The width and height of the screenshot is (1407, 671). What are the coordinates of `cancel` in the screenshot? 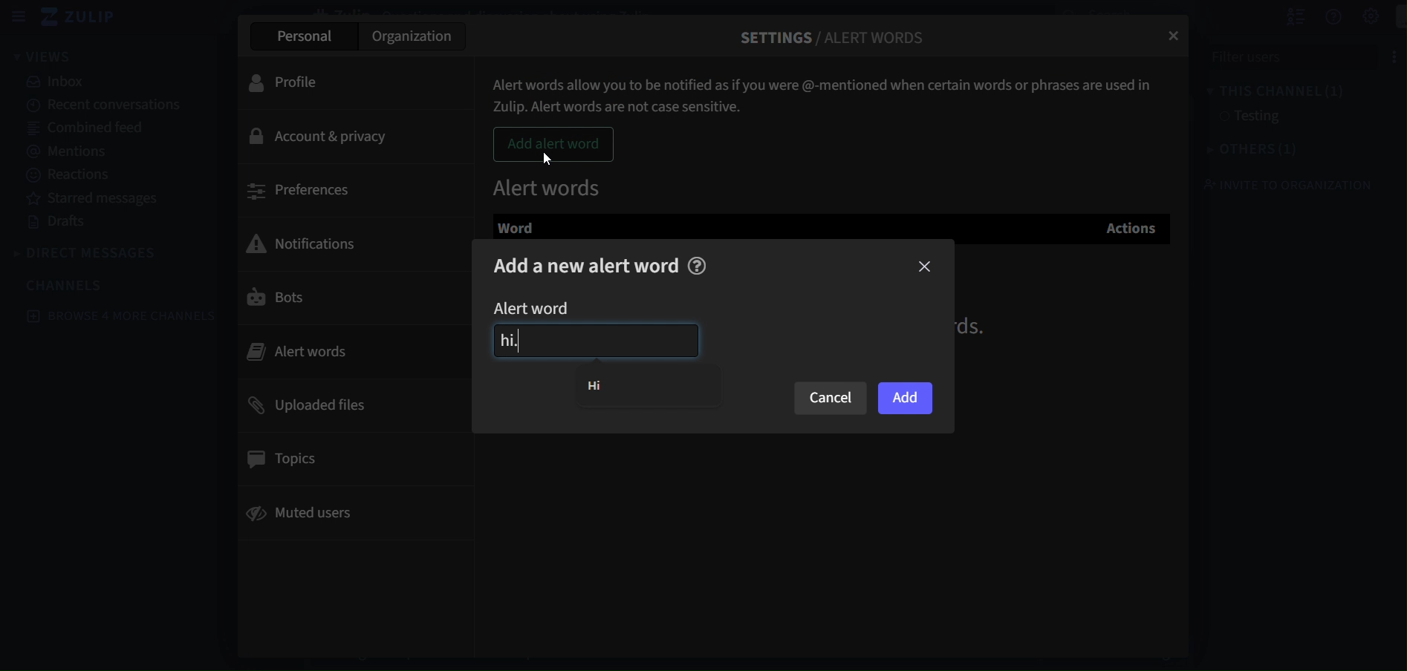 It's located at (830, 399).